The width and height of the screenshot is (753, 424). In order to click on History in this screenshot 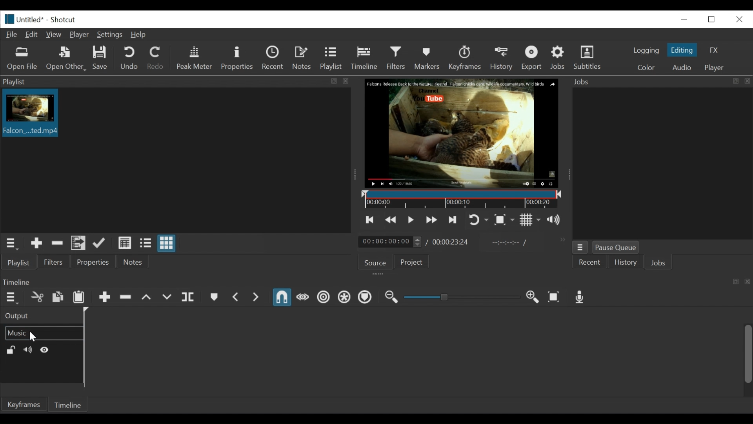, I will do `click(625, 262)`.